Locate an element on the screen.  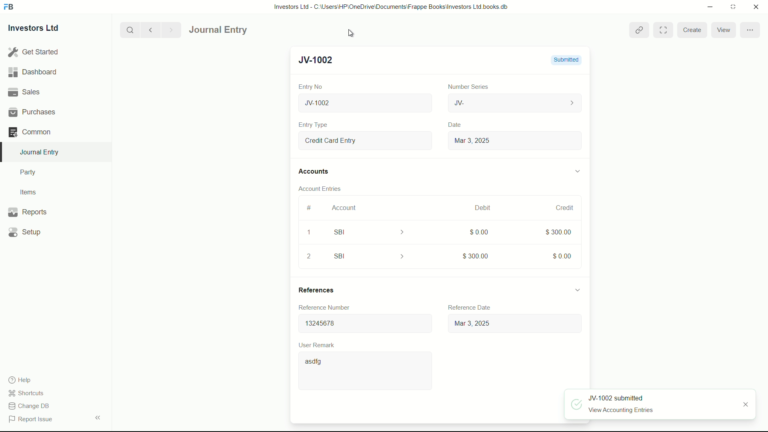
JV is located at coordinates (516, 102).